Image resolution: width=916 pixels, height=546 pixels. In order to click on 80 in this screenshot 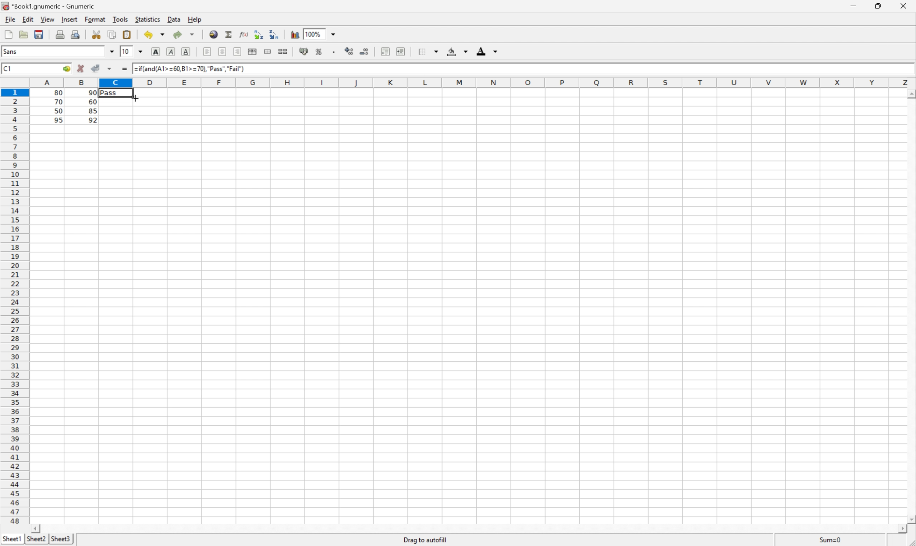, I will do `click(60, 91)`.